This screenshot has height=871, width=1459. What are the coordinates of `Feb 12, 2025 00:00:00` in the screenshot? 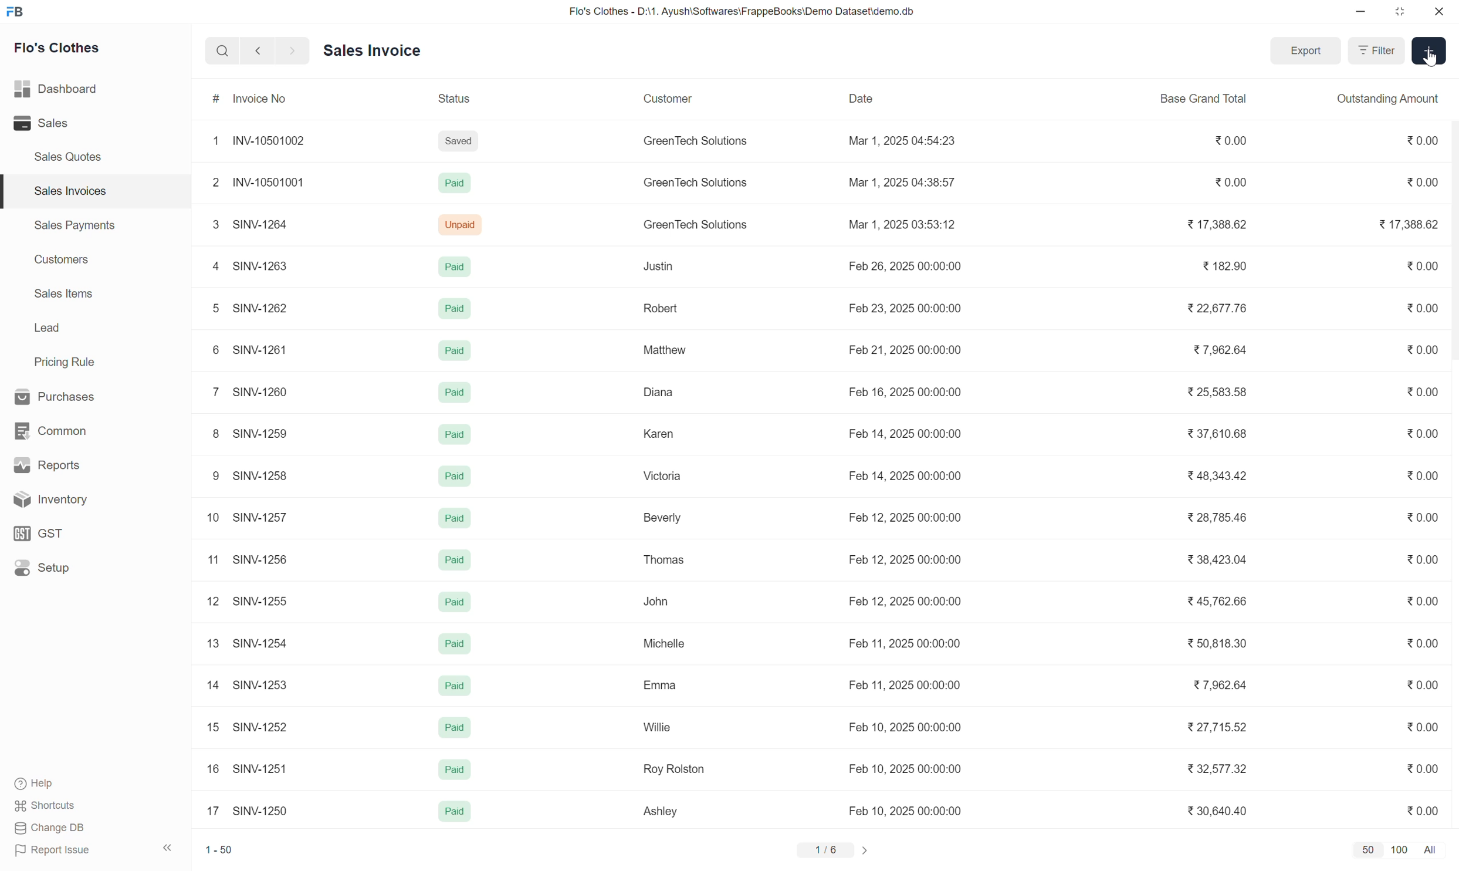 It's located at (906, 602).